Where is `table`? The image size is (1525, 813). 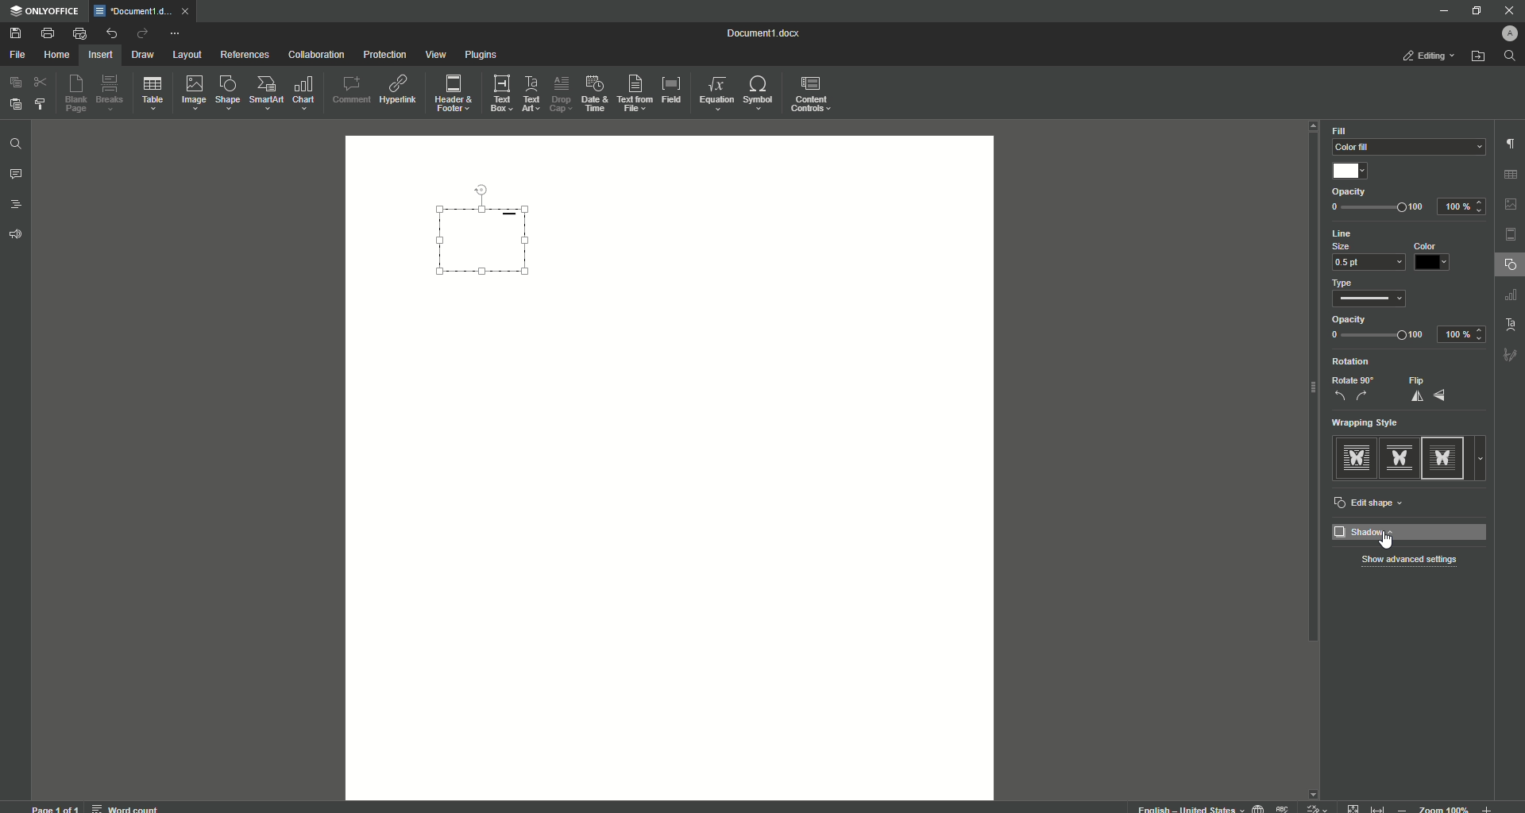
table is located at coordinates (1512, 297).